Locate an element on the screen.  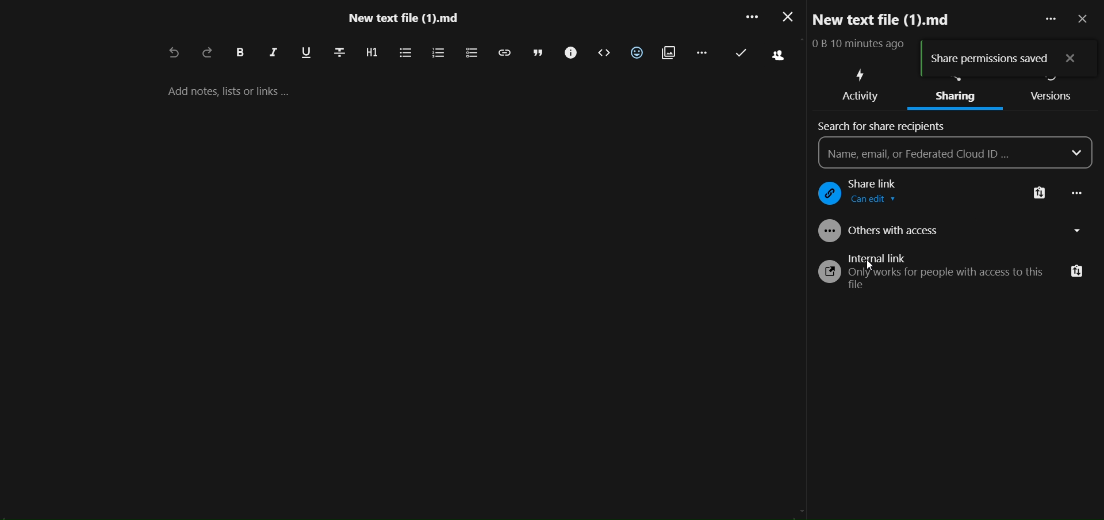
cursor is located at coordinates (872, 266).